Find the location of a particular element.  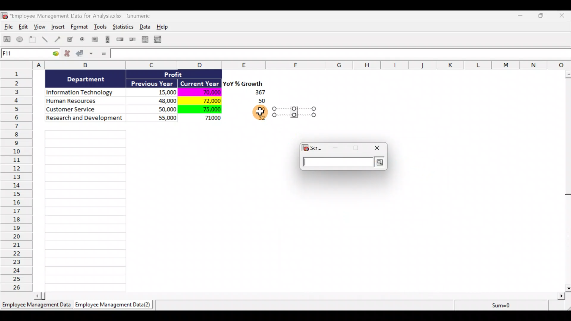

Insert is located at coordinates (58, 28).